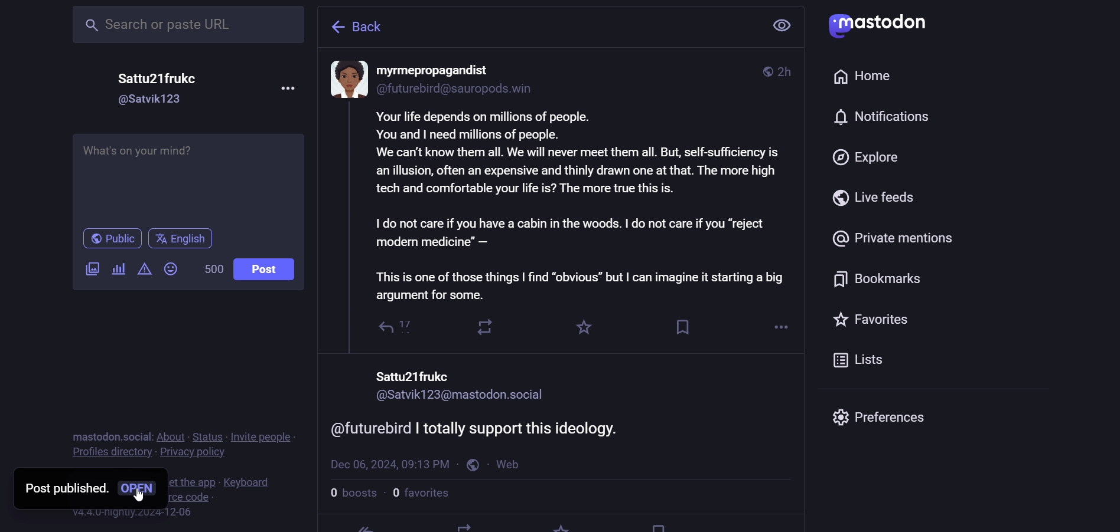  Describe the element at coordinates (141, 495) in the screenshot. I see `cursor` at that location.